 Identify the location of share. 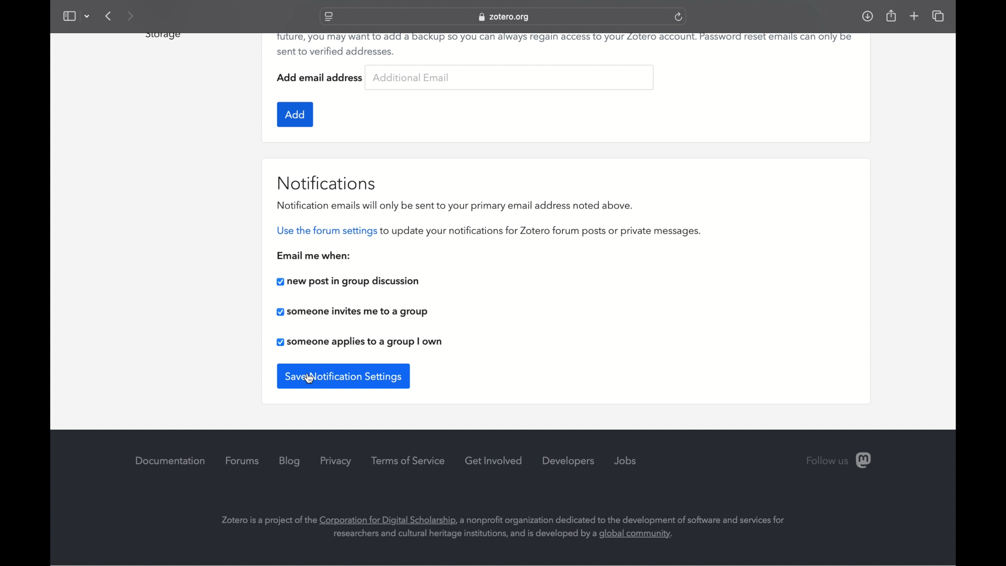
(890, 15).